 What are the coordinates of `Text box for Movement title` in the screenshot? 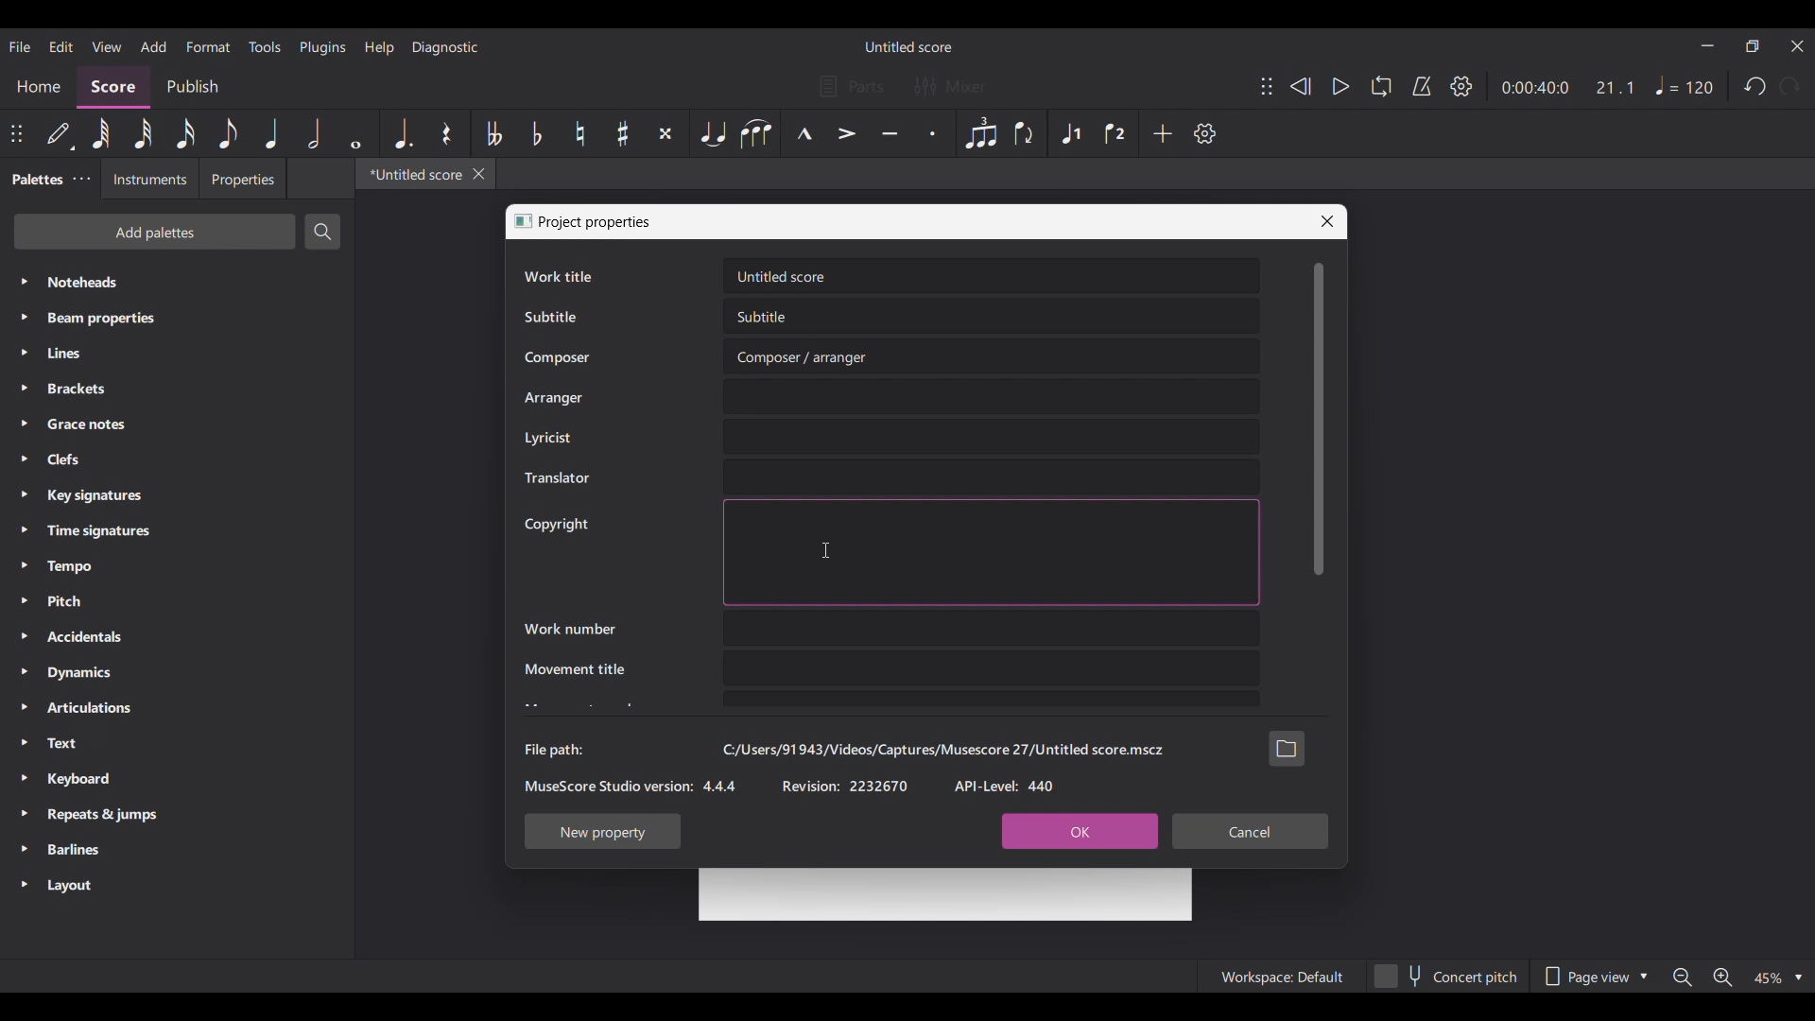 It's located at (992, 668).